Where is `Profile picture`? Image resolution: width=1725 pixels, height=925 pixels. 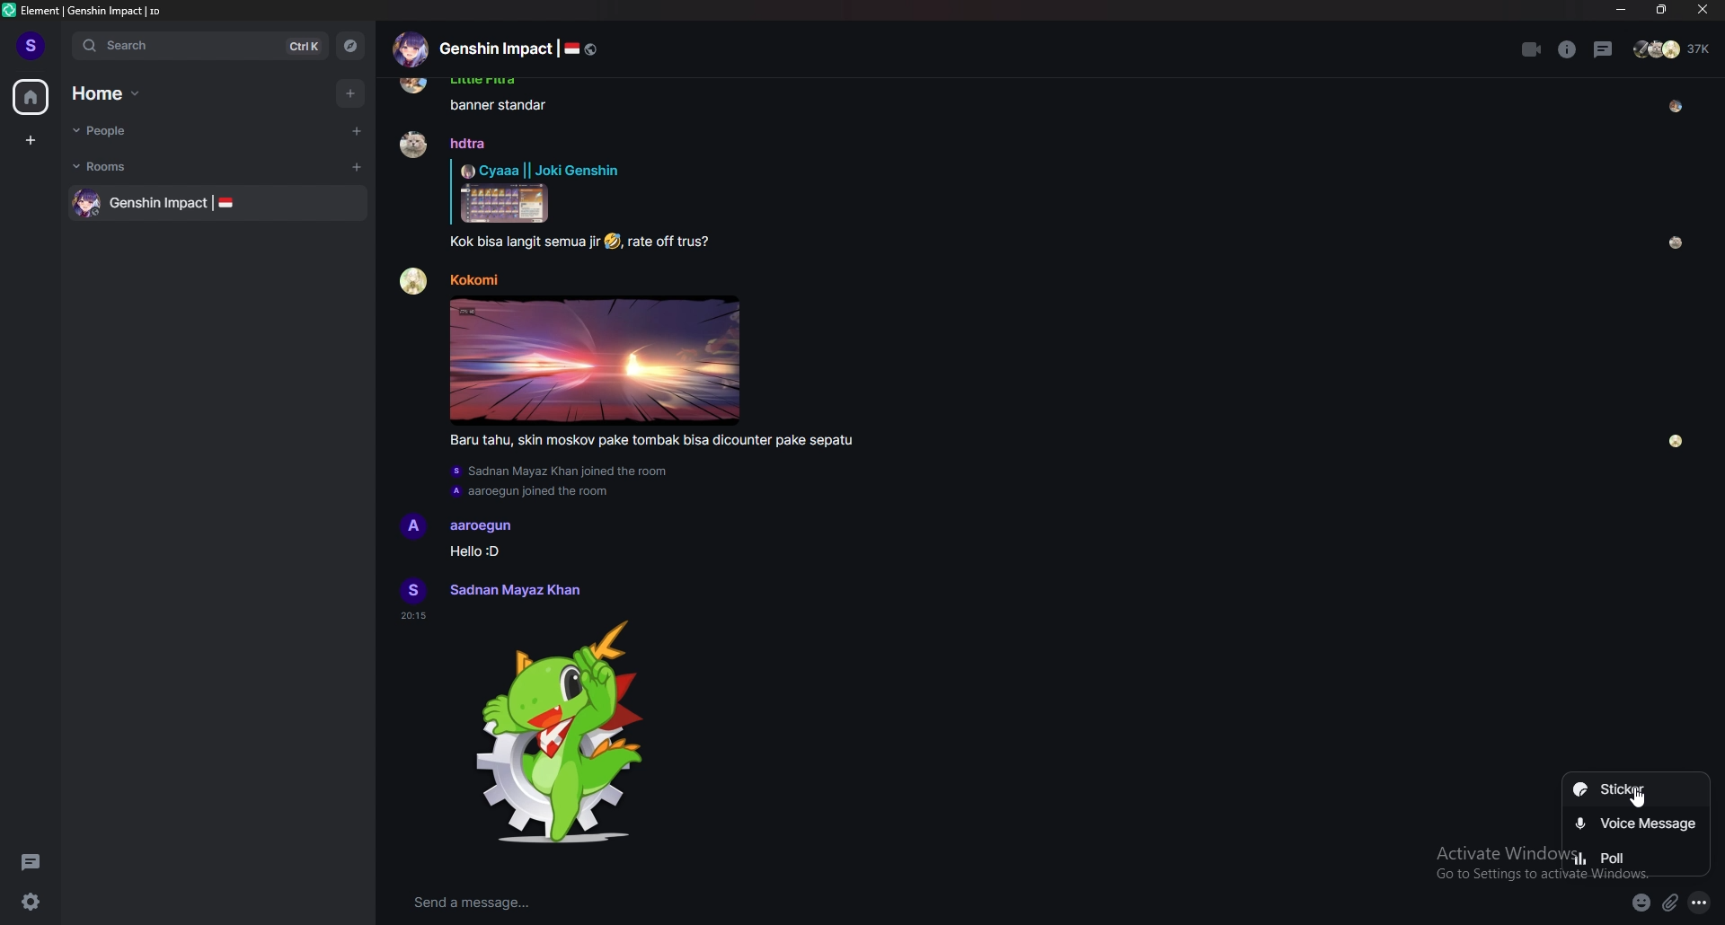
Profile picture is located at coordinates (412, 144).